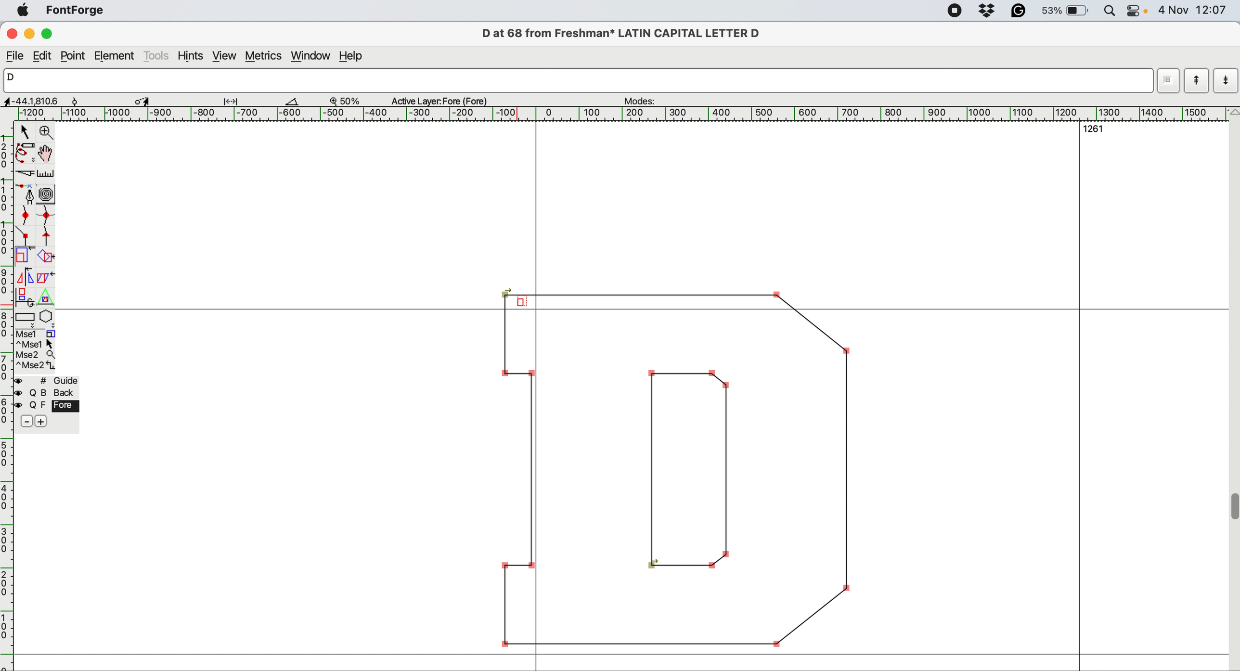 The height and width of the screenshot is (671, 1240). I want to click on D, so click(571, 80).